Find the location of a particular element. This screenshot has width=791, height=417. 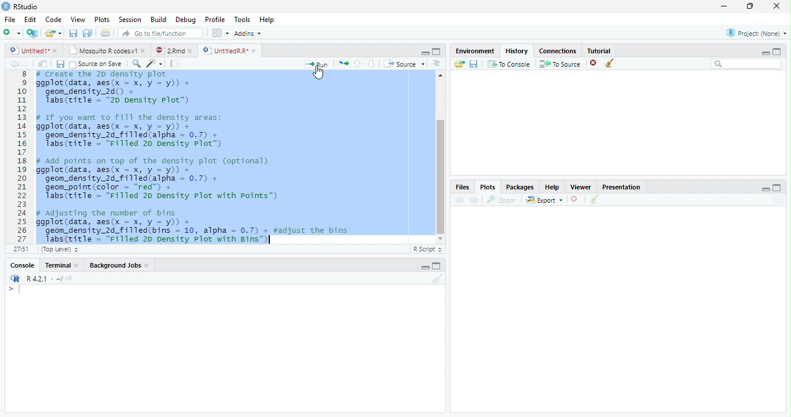

Debug is located at coordinates (186, 20).